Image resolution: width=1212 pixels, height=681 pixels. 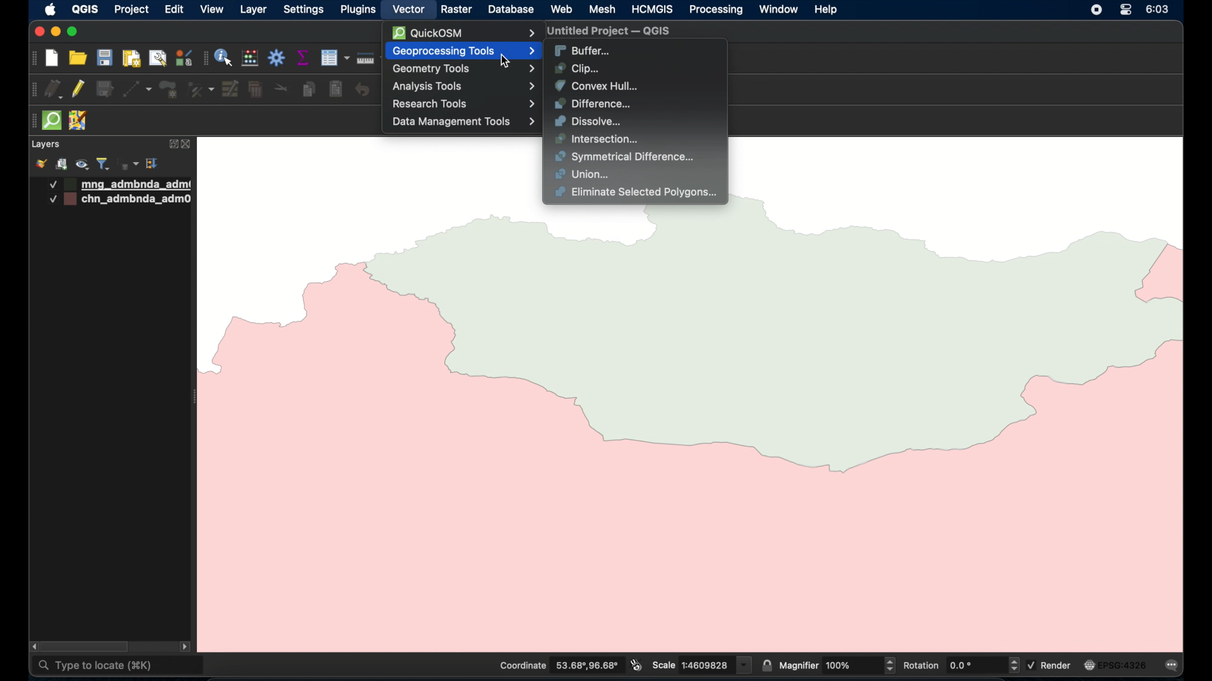 I want to click on clip, so click(x=578, y=68).